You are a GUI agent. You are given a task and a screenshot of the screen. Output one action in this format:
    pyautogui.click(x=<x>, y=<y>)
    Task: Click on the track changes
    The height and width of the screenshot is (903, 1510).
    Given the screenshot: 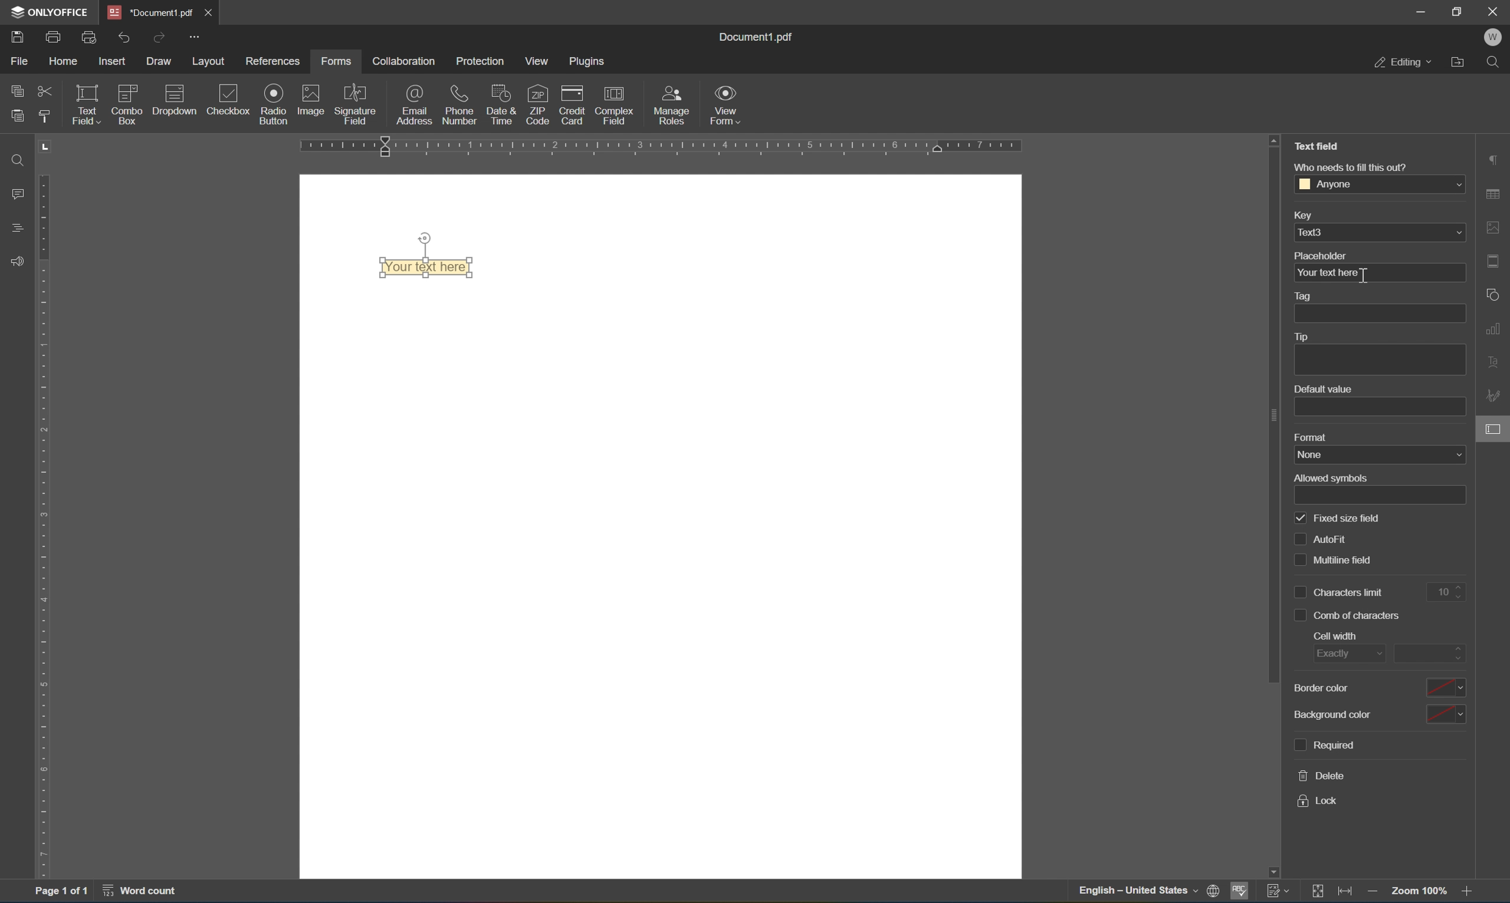 What is the action you would take?
    pyautogui.click(x=1282, y=892)
    